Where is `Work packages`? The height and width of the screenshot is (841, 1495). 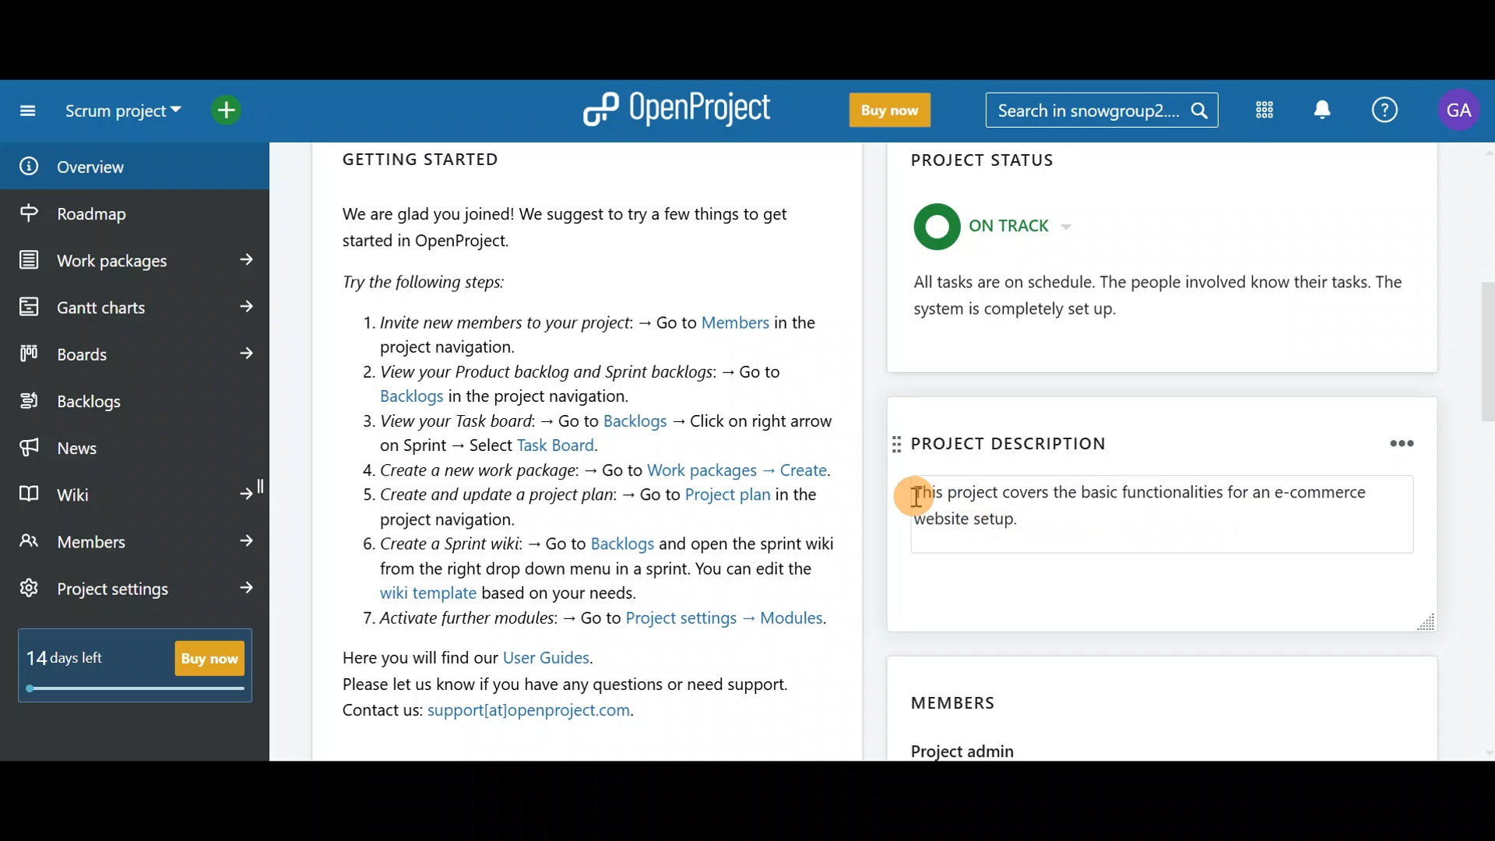 Work packages is located at coordinates (137, 261).